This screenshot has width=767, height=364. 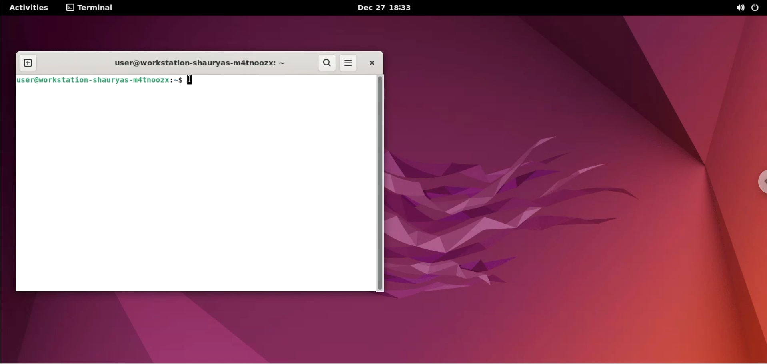 What do you see at coordinates (328, 64) in the screenshot?
I see `search` at bounding box center [328, 64].